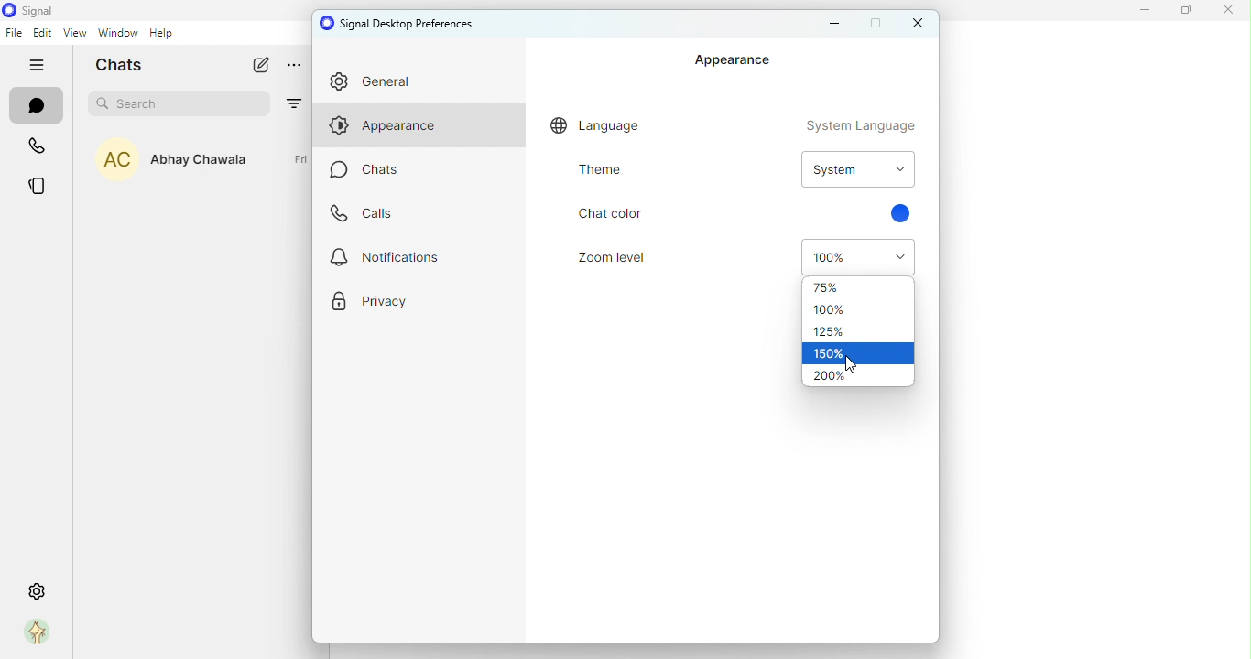 The image size is (1251, 659). I want to click on icon, so click(35, 11).